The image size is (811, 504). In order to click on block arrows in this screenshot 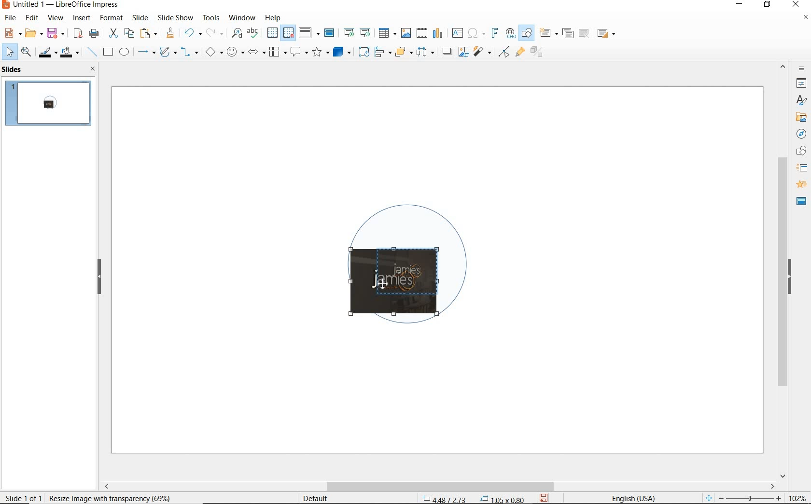, I will do `click(255, 53)`.